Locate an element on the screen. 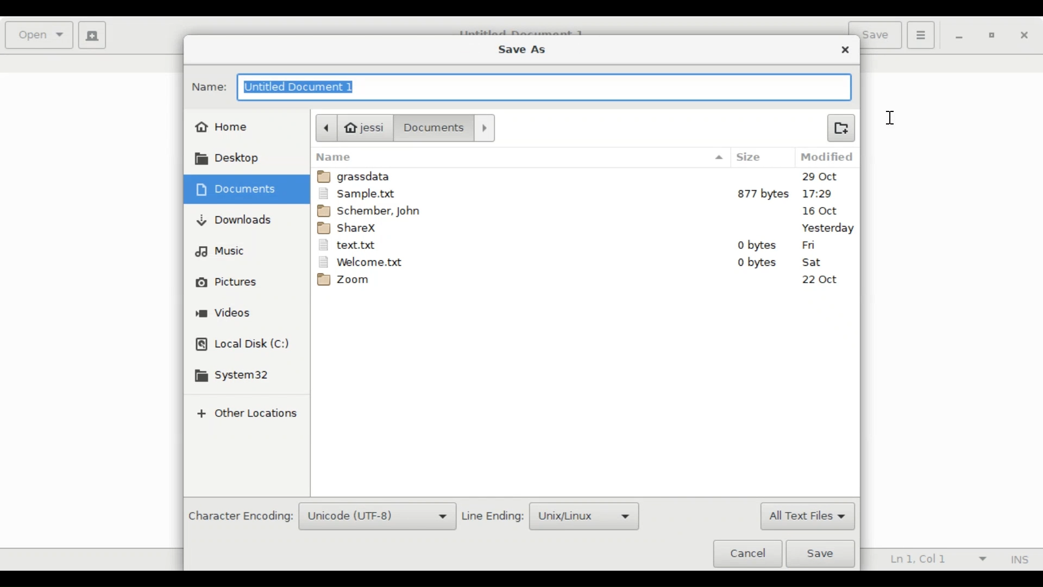 The height and width of the screenshot is (587, 1043). Close is located at coordinates (1025, 36).